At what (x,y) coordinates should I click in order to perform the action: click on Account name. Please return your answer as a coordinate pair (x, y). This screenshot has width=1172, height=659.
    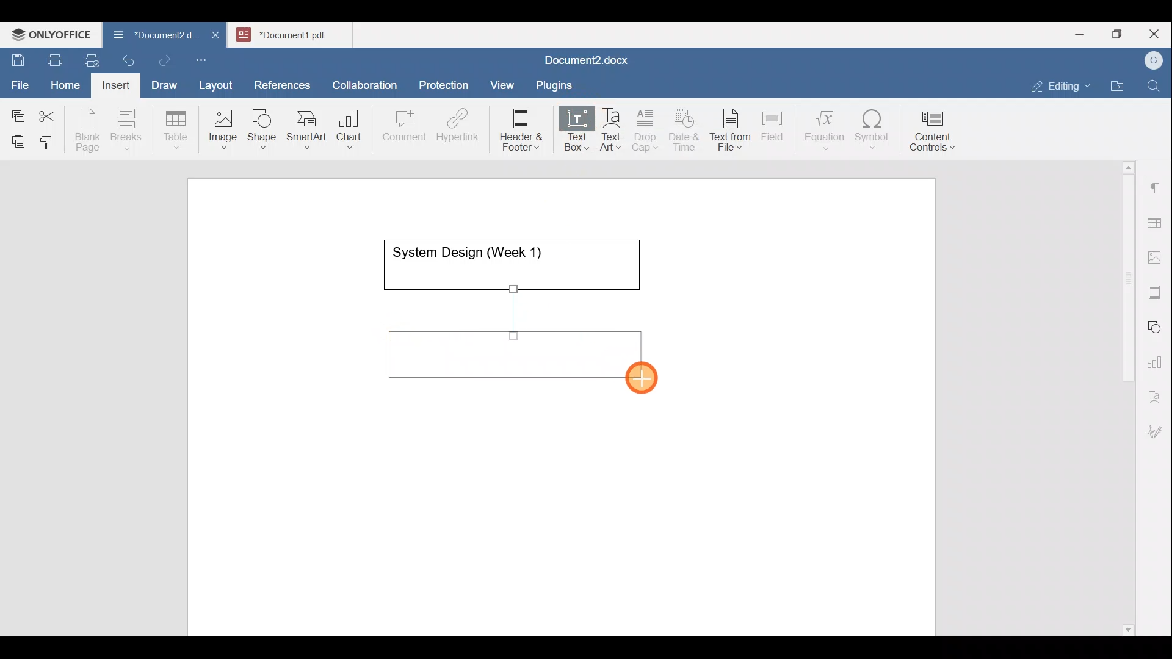
    Looking at the image, I should click on (1151, 61).